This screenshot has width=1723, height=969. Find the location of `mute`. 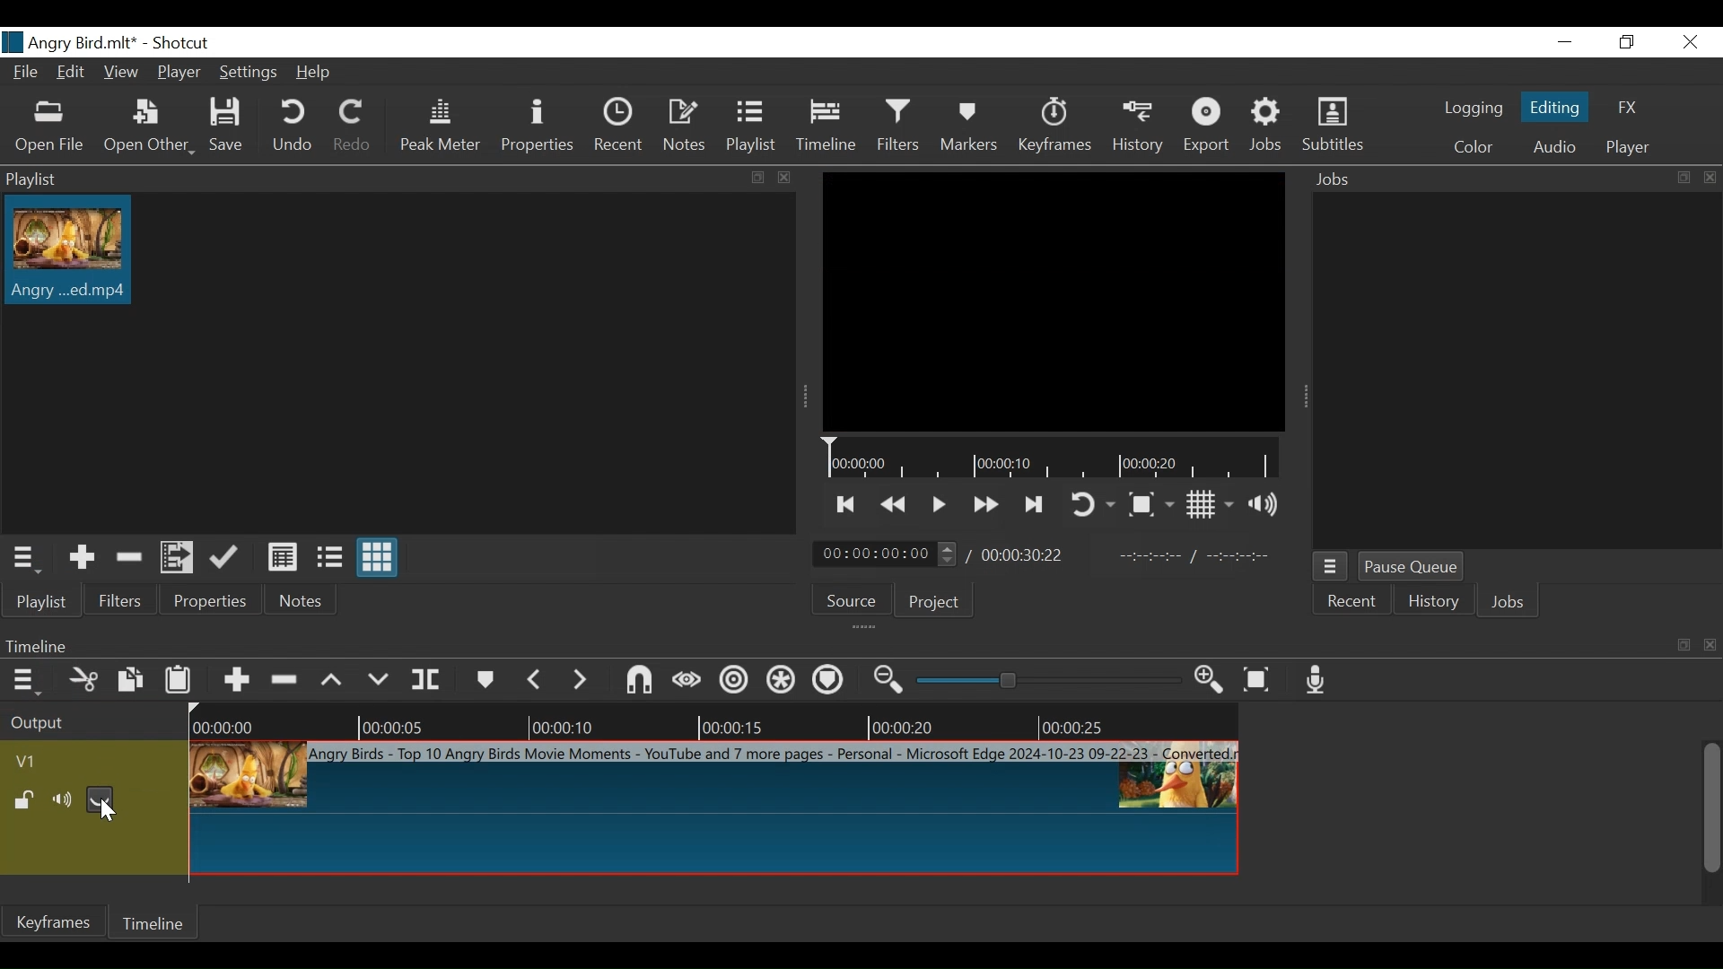

mute is located at coordinates (62, 799).